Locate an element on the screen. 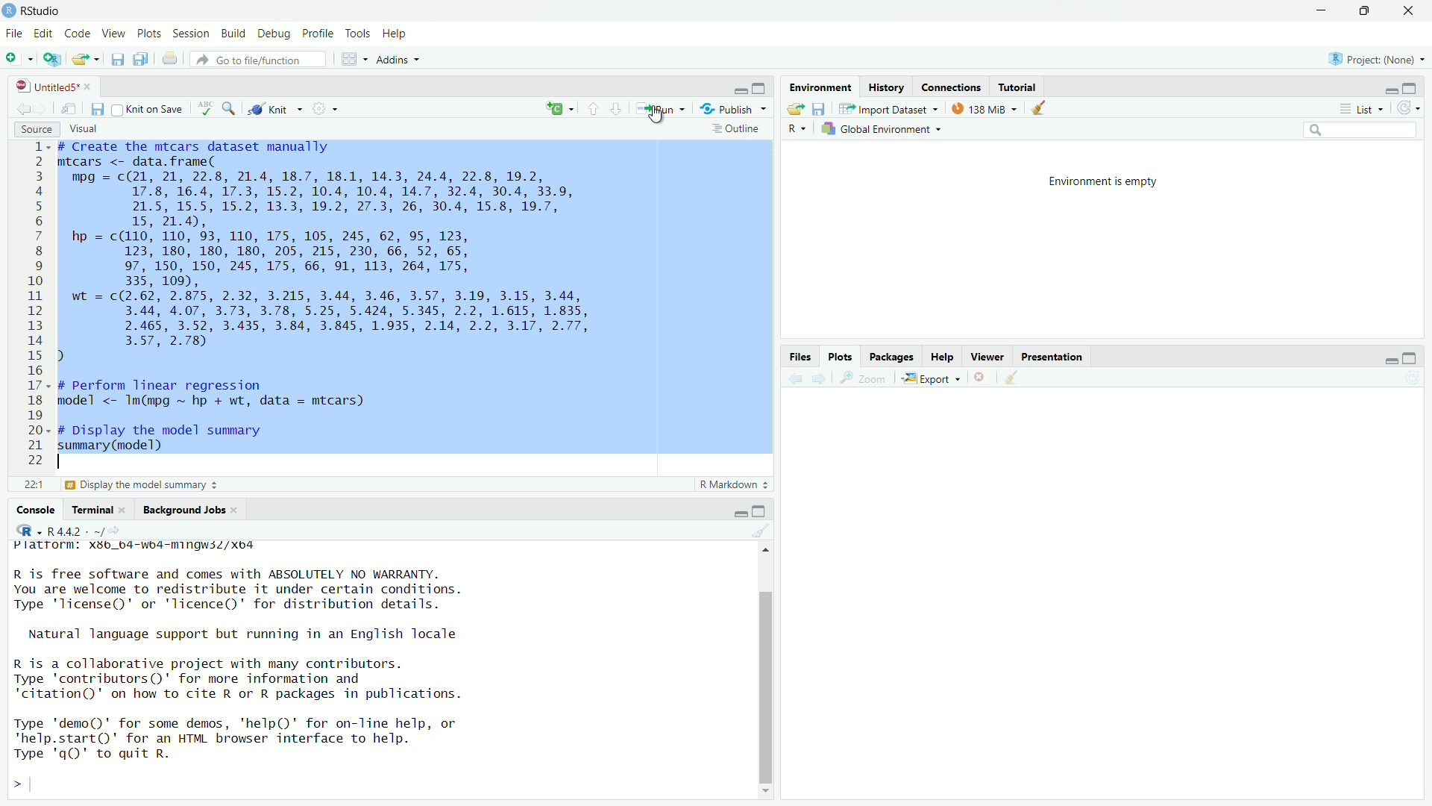 The height and width of the screenshot is (806, 1432). Plots is located at coordinates (841, 357).